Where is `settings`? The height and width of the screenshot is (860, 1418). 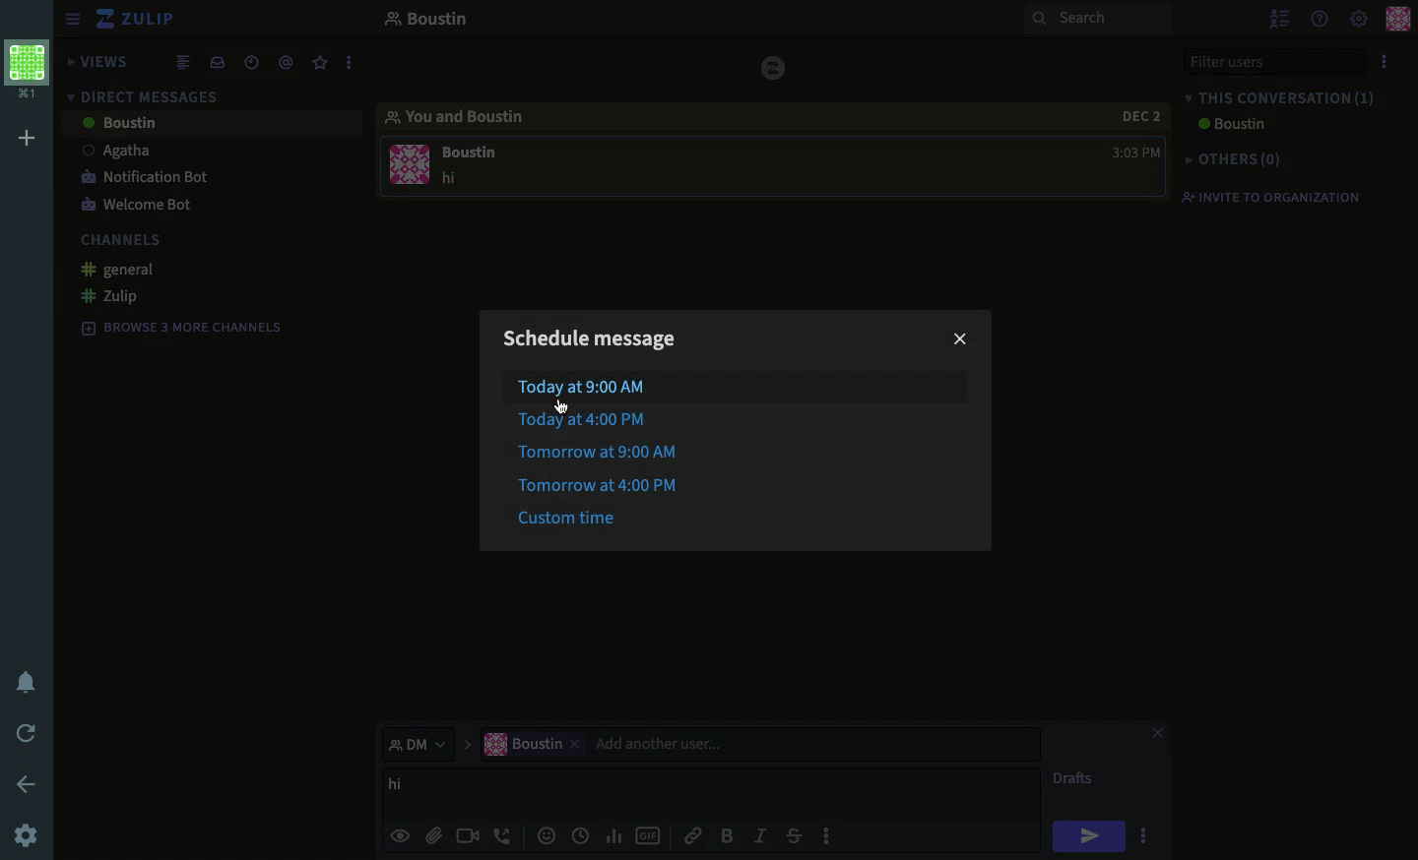 settings is located at coordinates (26, 835).